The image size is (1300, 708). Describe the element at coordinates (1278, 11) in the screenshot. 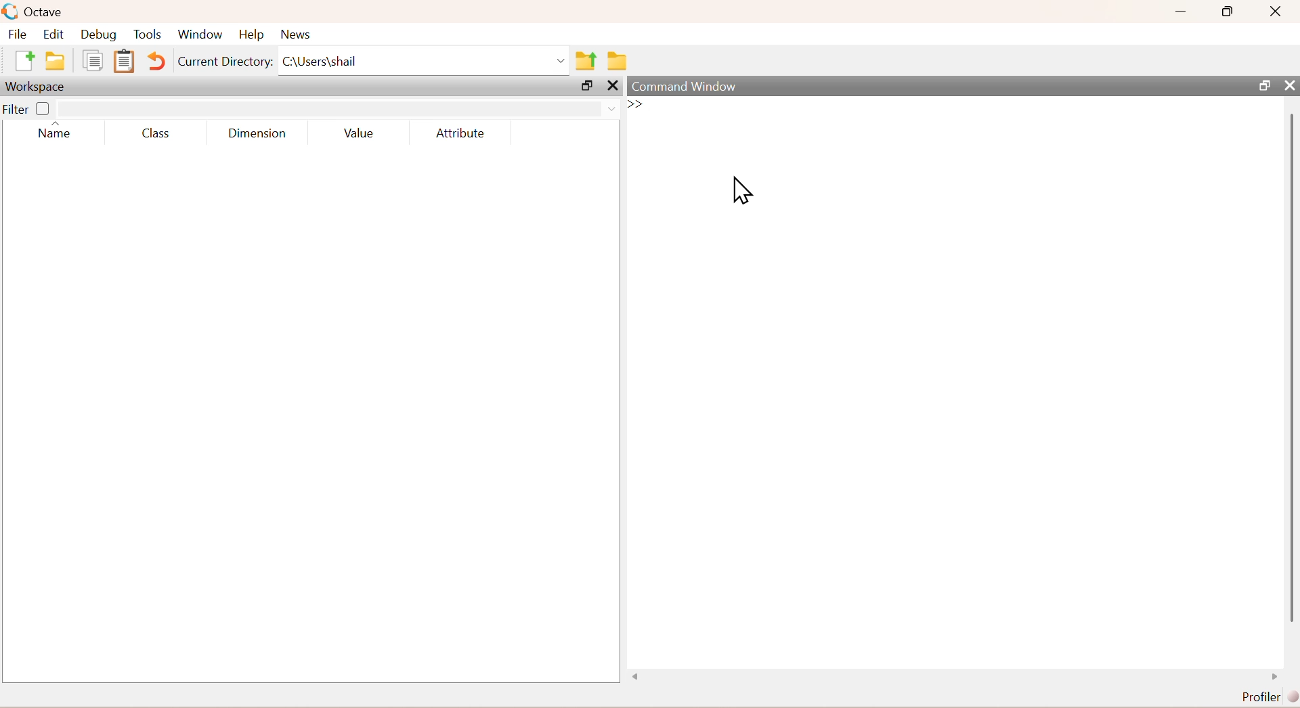

I see `close` at that location.